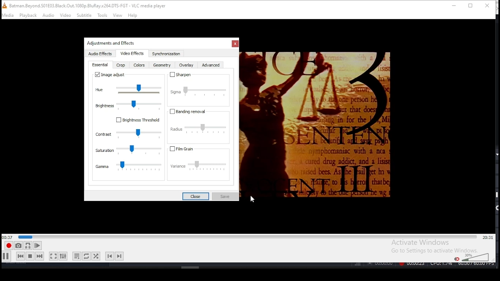 The height and width of the screenshot is (281, 500). What do you see at coordinates (87, 5) in the screenshot?
I see `icon and filename` at bounding box center [87, 5].